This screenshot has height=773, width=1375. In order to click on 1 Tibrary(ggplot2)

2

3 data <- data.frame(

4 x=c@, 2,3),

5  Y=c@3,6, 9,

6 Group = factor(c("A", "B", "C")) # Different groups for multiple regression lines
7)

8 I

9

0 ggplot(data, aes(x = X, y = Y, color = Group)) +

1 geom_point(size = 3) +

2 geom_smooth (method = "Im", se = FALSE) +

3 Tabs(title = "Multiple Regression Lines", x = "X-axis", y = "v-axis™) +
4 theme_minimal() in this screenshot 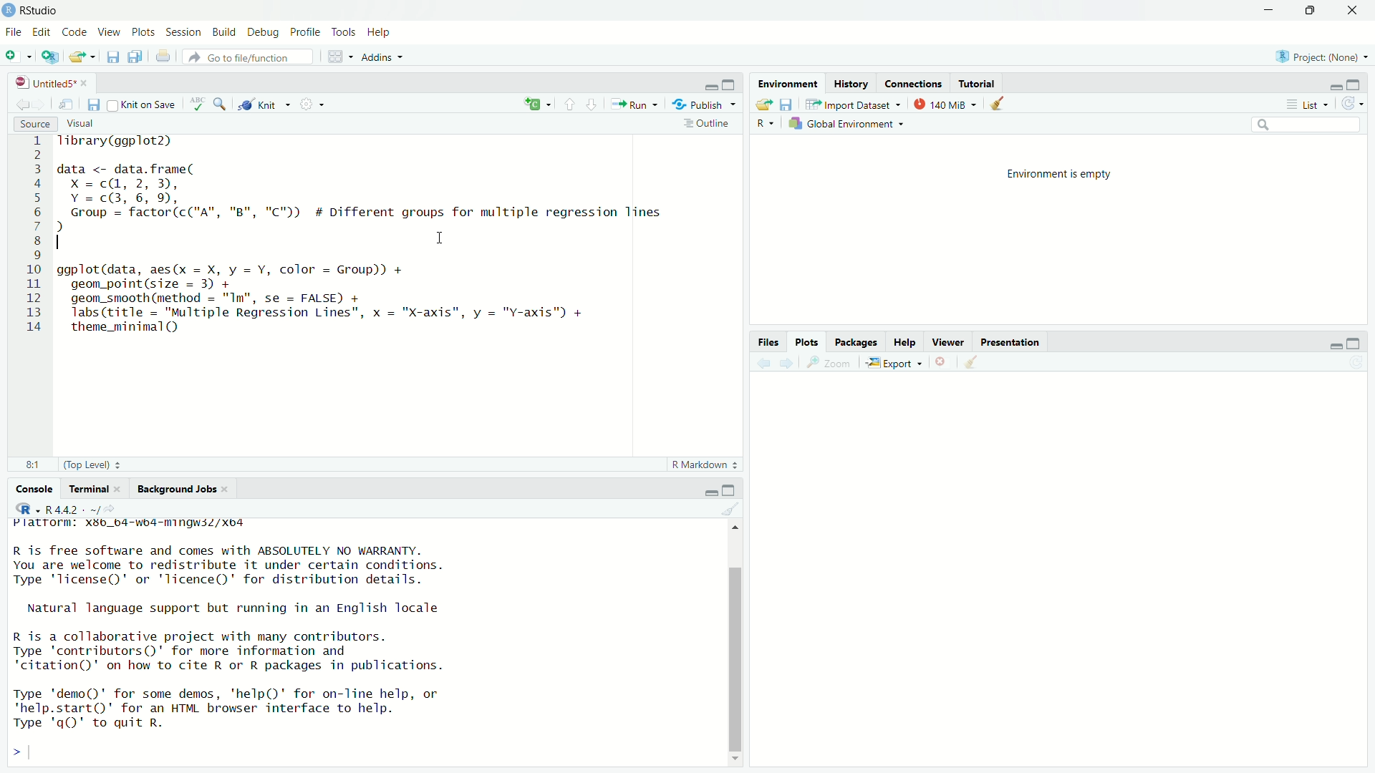, I will do `click(334, 241)`.